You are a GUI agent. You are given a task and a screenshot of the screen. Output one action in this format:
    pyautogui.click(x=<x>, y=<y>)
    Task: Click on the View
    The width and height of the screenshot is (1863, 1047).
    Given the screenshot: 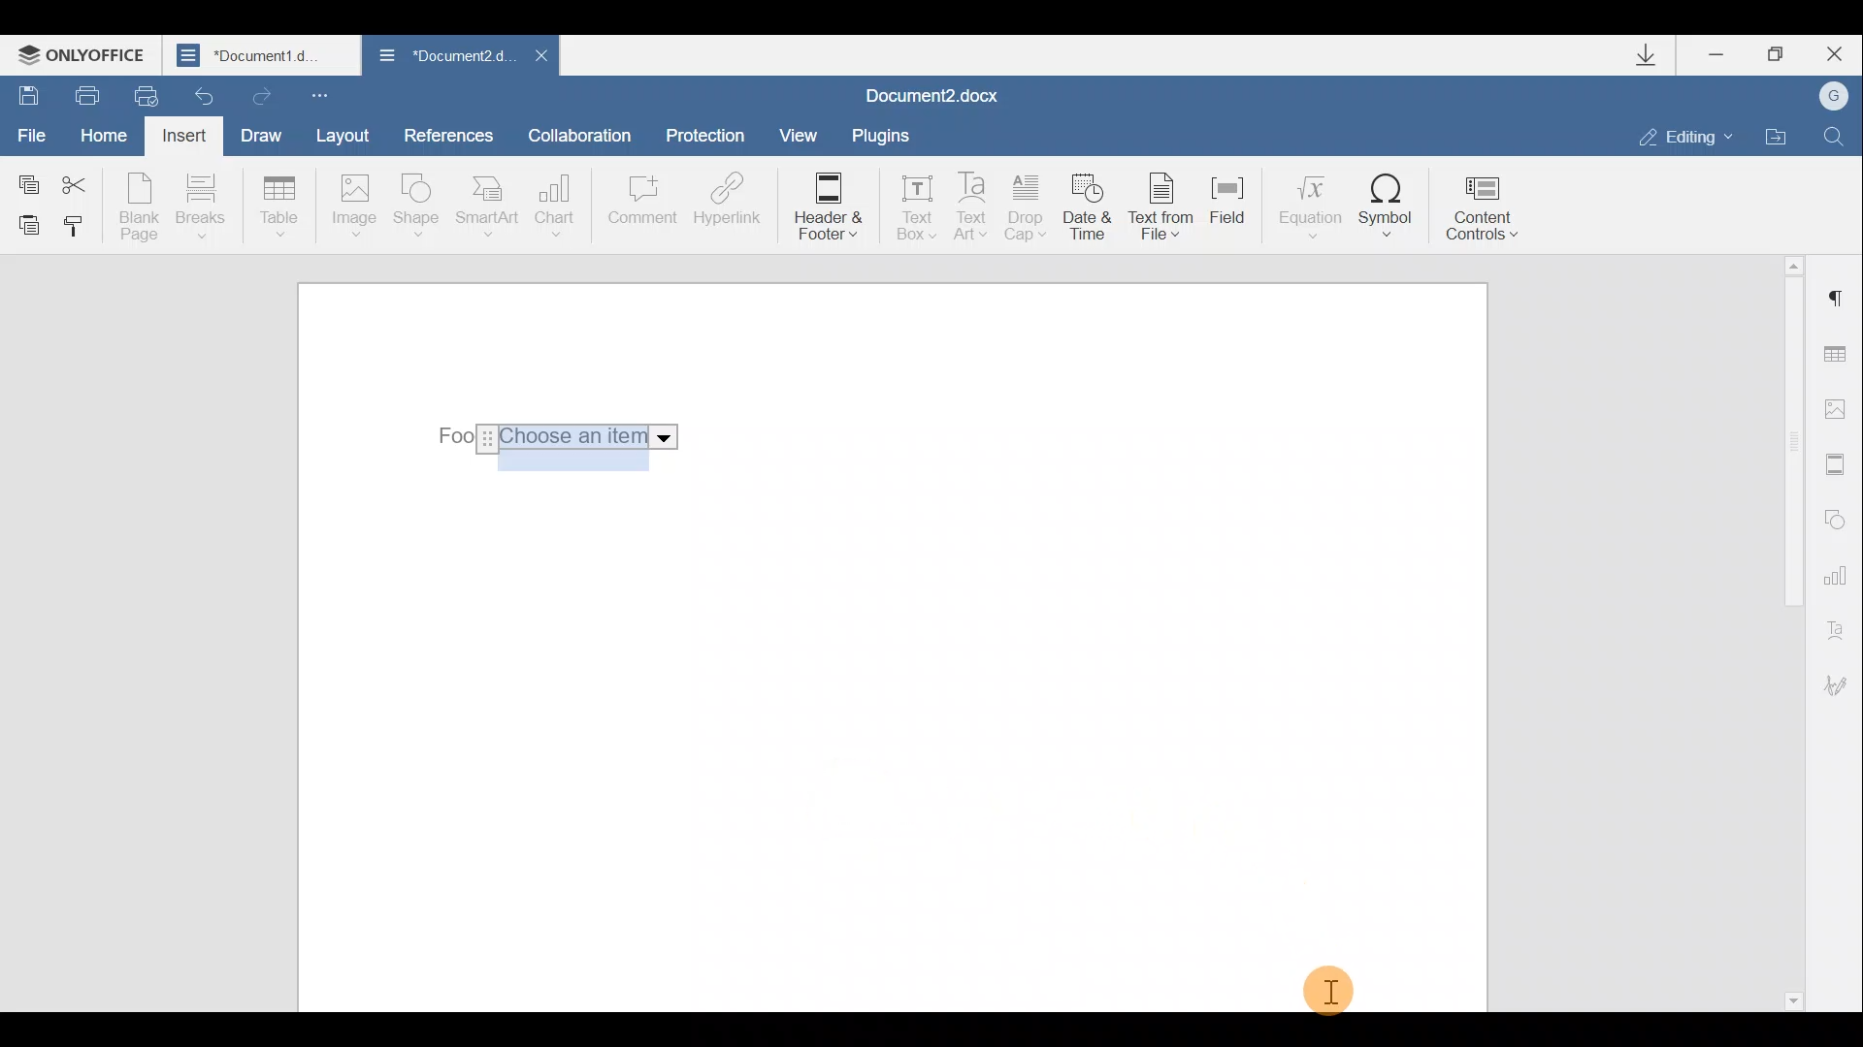 What is the action you would take?
    pyautogui.click(x=800, y=134)
    